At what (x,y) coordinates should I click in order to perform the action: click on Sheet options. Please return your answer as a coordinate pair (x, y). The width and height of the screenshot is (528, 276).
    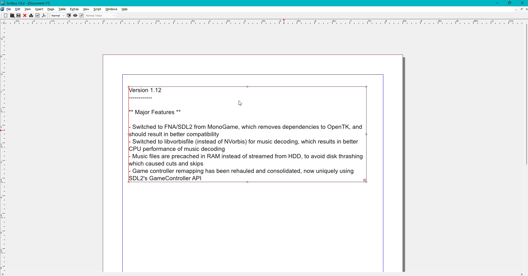
    Looking at the image, I should click on (518, 9).